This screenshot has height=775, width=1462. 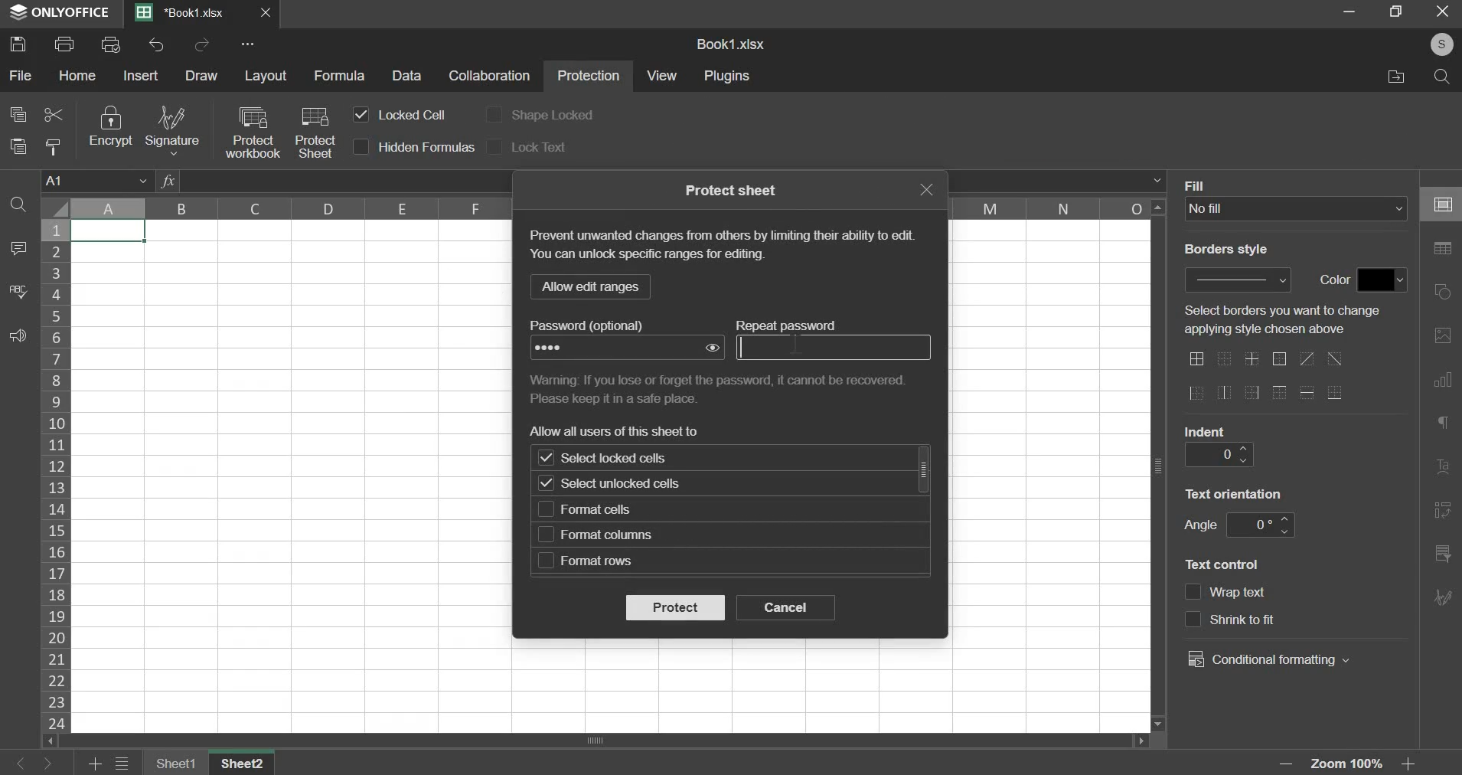 What do you see at coordinates (589, 286) in the screenshot?
I see `llow edit range` at bounding box center [589, 286].